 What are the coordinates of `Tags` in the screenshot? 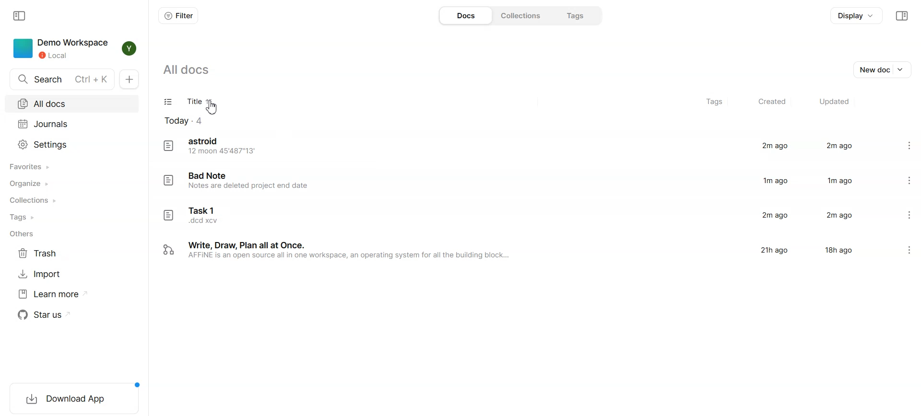 It's located at (712, 102).